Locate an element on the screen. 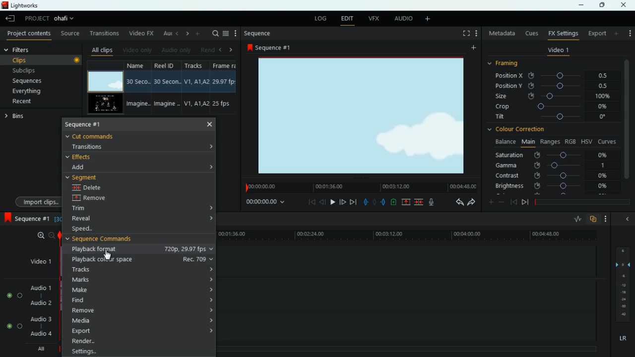  saturation is located at coordinates (556, 156).